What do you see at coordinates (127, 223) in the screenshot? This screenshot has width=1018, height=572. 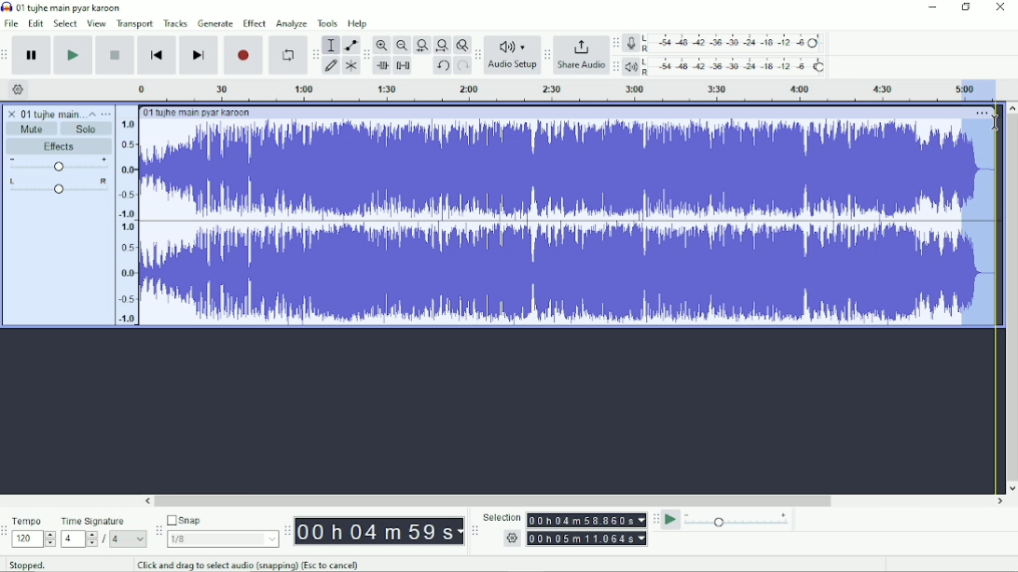 I see `amplitude scale` at bounding box center [127, 223].